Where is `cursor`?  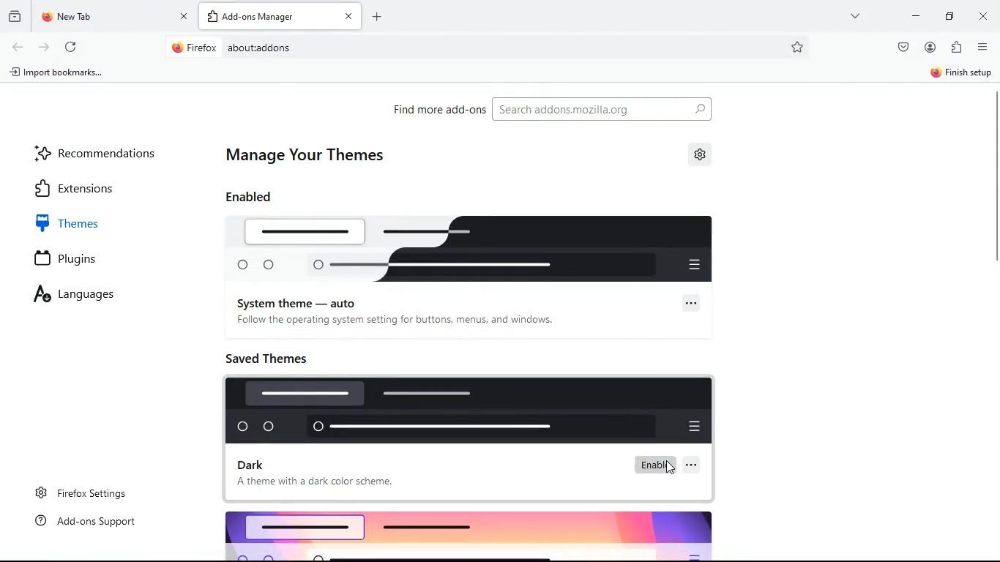
cursor is located at coordinates (670, 468).